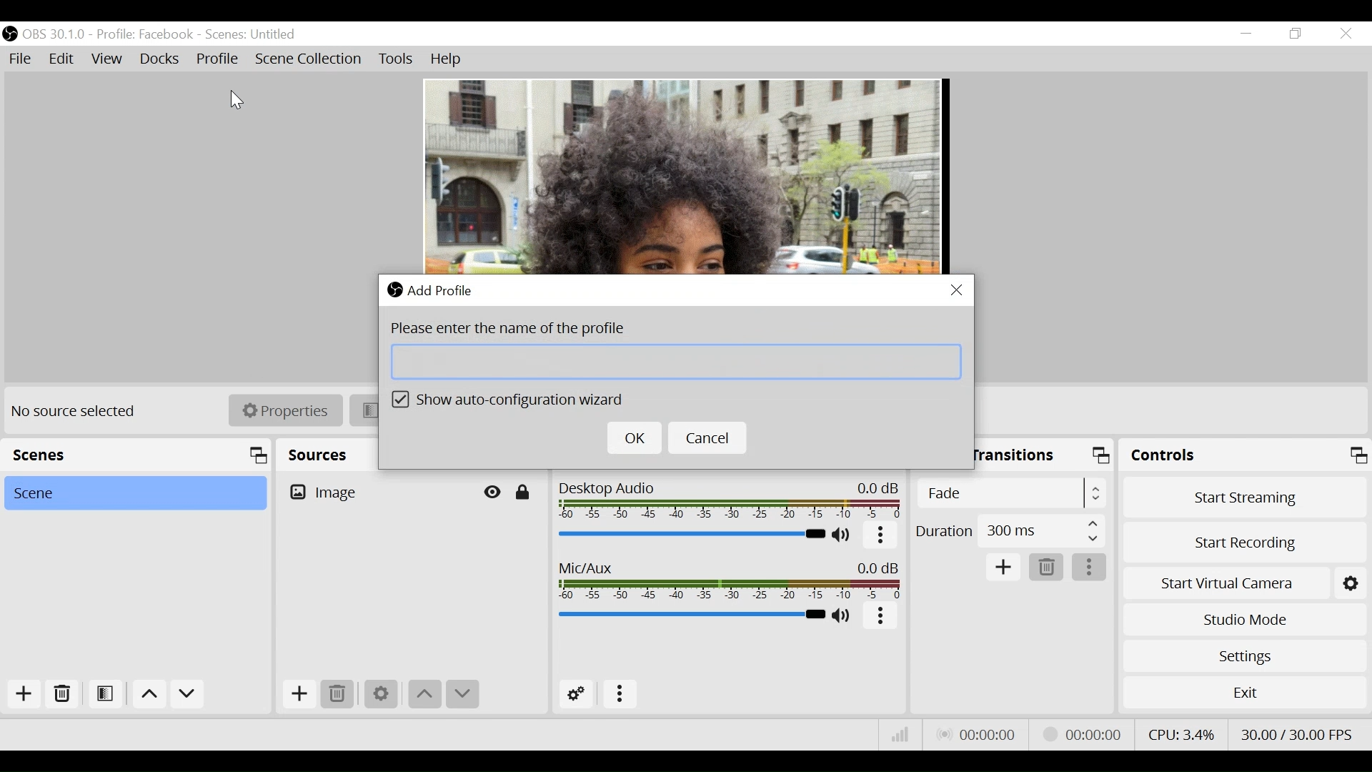 The image size is (1372, 772). I want to click on Image, so click(377, 491).